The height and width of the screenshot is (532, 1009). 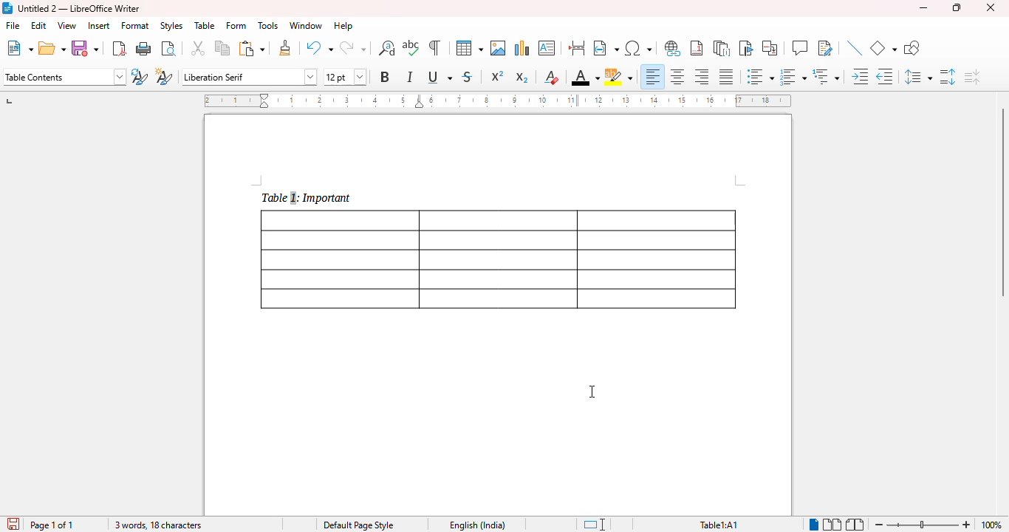 I want to click on insert text box, so click(x=547, y=48).